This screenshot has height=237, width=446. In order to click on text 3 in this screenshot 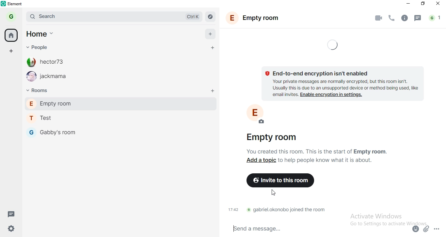, I will do `click(281, 210)`.